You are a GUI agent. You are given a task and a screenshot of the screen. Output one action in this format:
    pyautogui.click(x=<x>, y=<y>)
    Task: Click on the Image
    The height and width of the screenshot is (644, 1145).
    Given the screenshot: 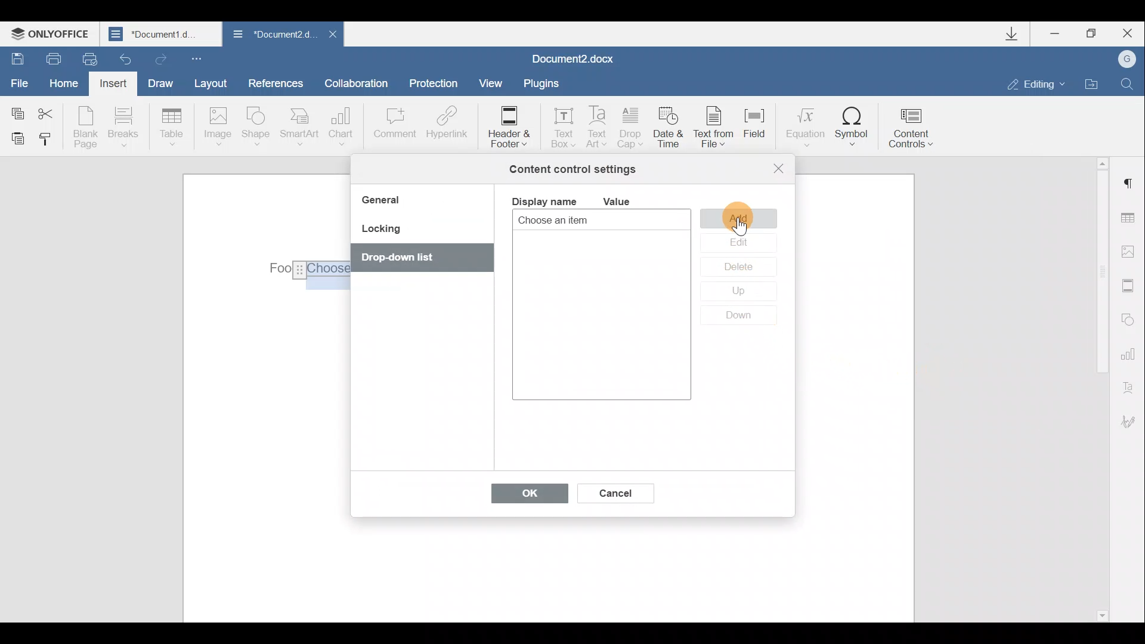 What is the action you would take?
    pyautogui.click(x=217, y=128)
    